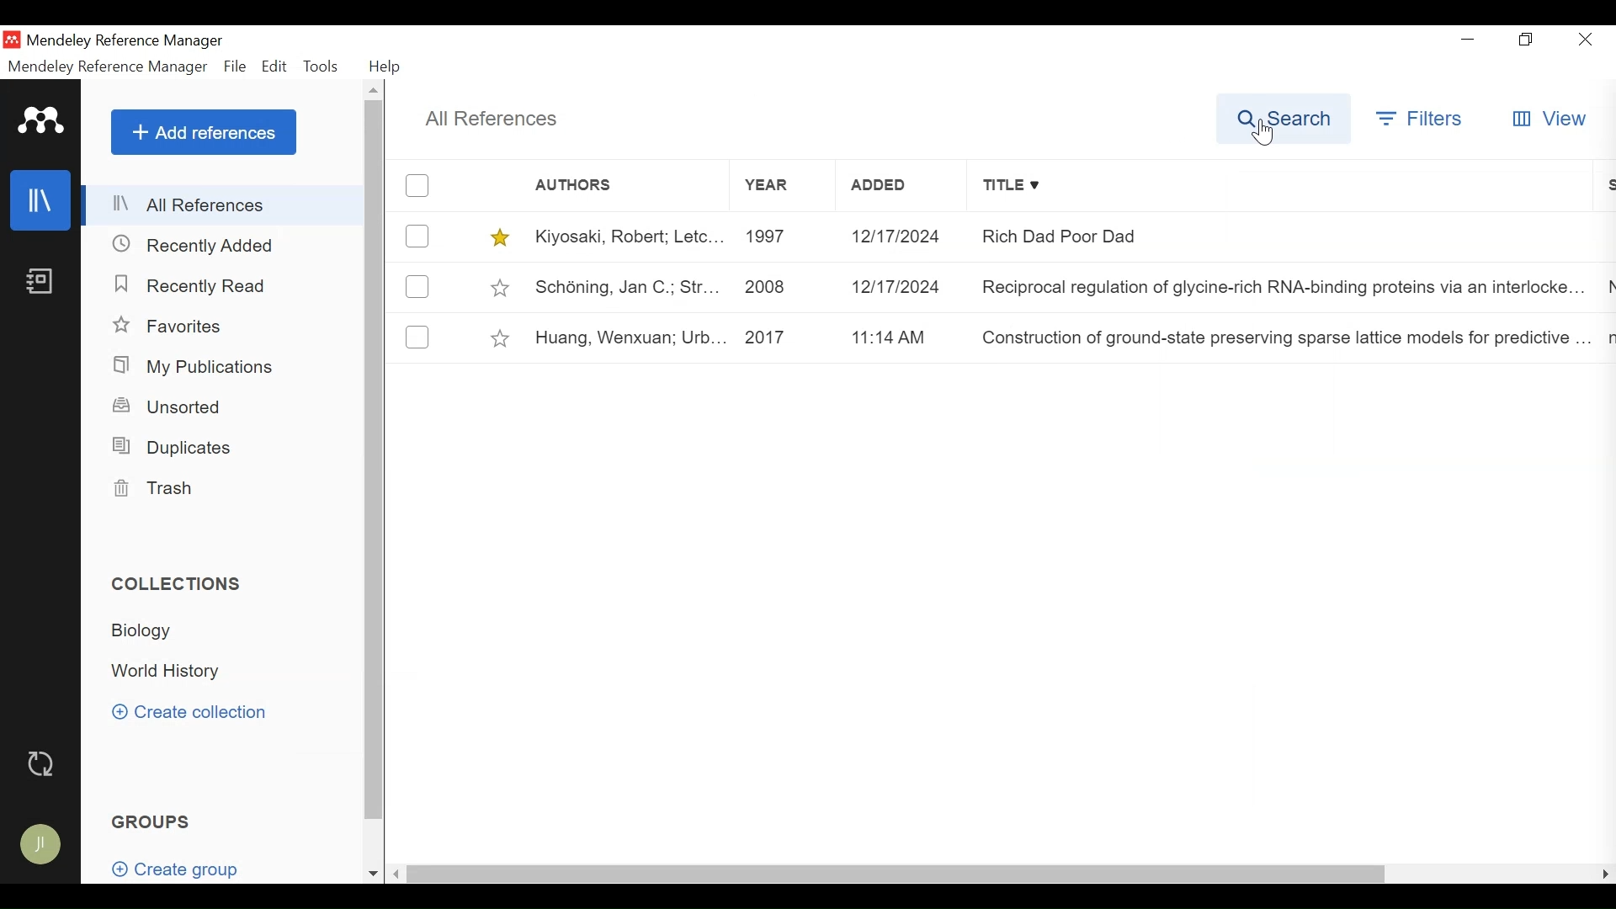 This screenshot has width=1616, height=909. I want to click on Collections, so click(176, 583).